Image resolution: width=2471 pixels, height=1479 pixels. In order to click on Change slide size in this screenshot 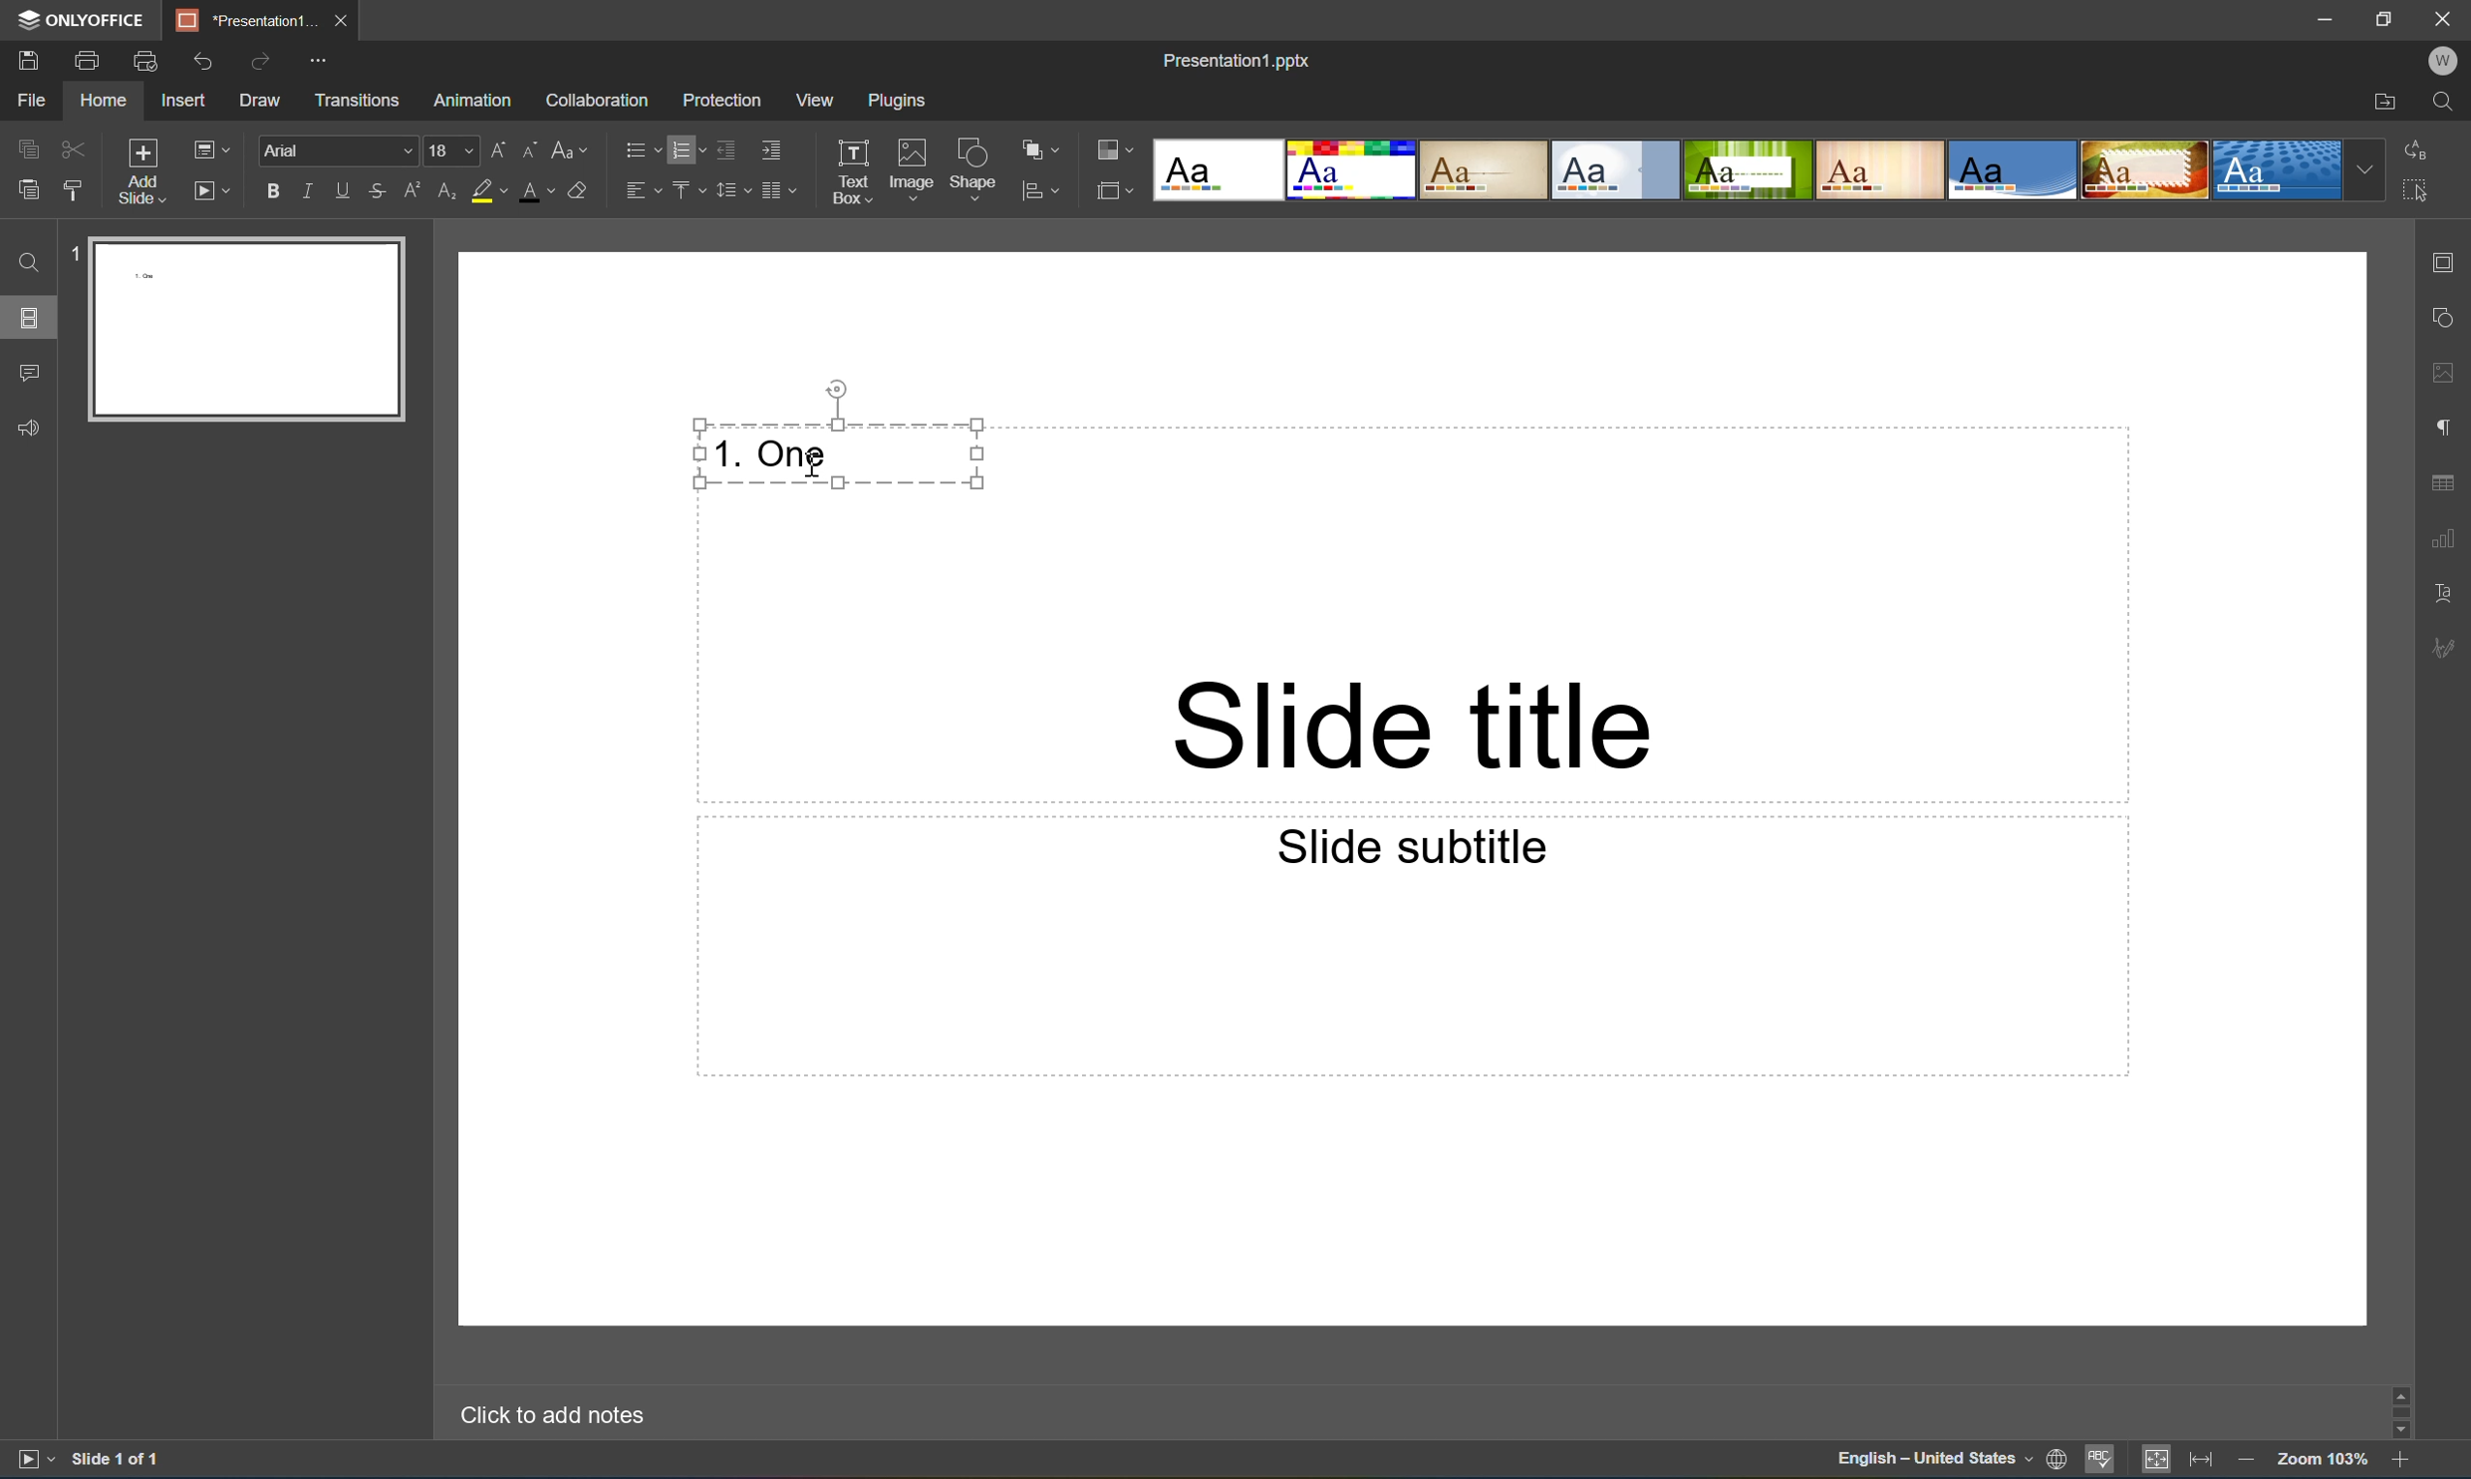, I will do `click(1112, 189)`.